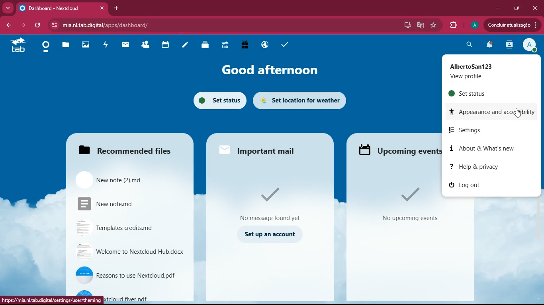 This screenshot has width=544, height=305. Describe the element at coordinates (24, 25) in the screenshot. I see `forward` at that location.